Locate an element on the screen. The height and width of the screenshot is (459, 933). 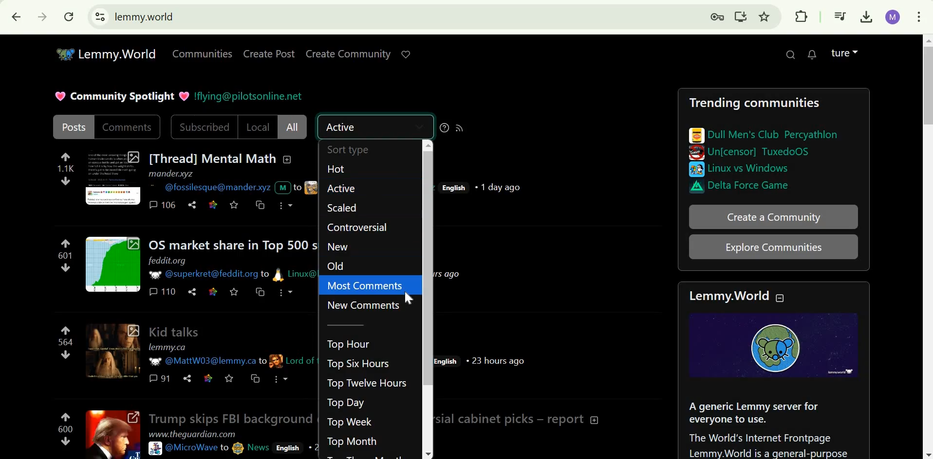
Customize and control Google Chrome is located at coordinates (921, 18).